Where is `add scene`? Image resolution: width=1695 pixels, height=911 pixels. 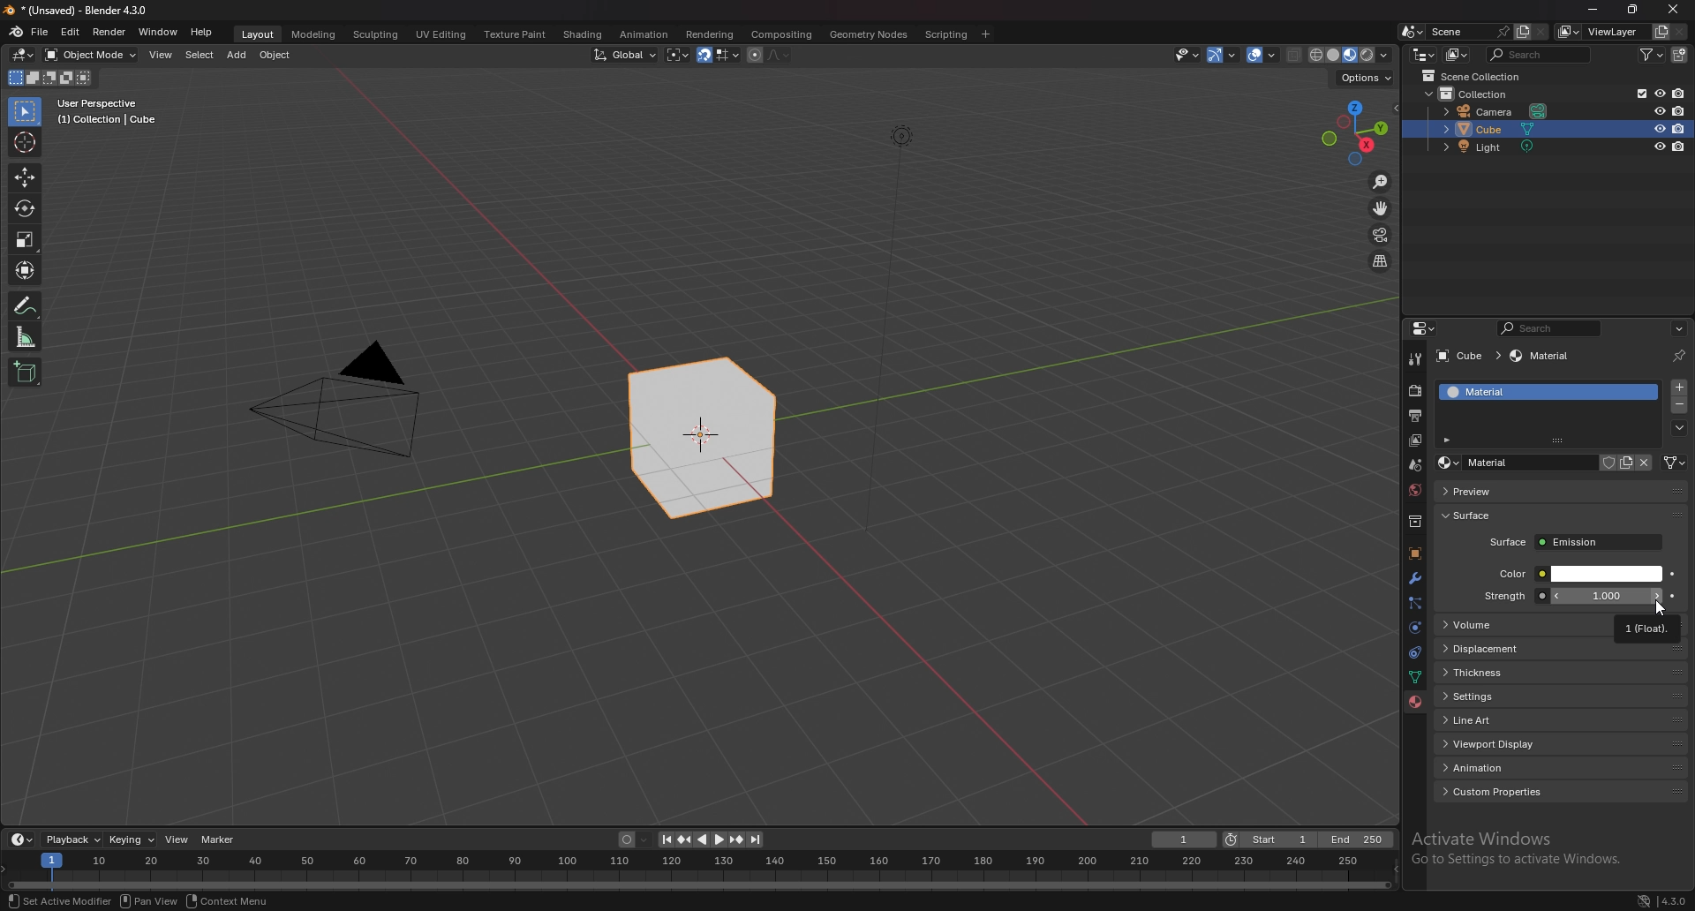 add scene is located at coordinates (1520, 31).